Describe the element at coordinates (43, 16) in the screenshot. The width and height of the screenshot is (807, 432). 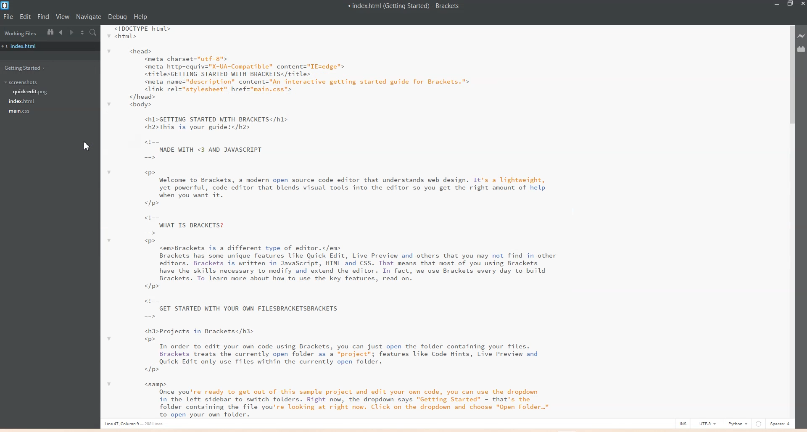
I see `Find` at that location.